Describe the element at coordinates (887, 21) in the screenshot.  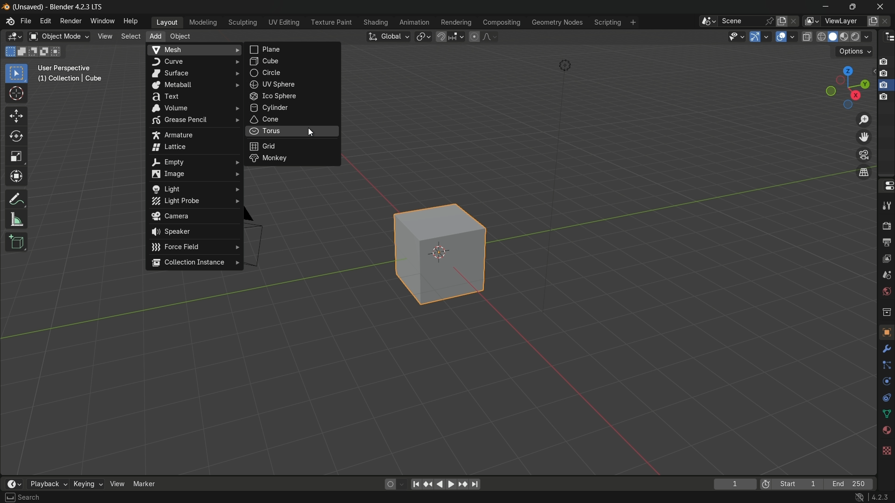
I see `remove layer` at that location.